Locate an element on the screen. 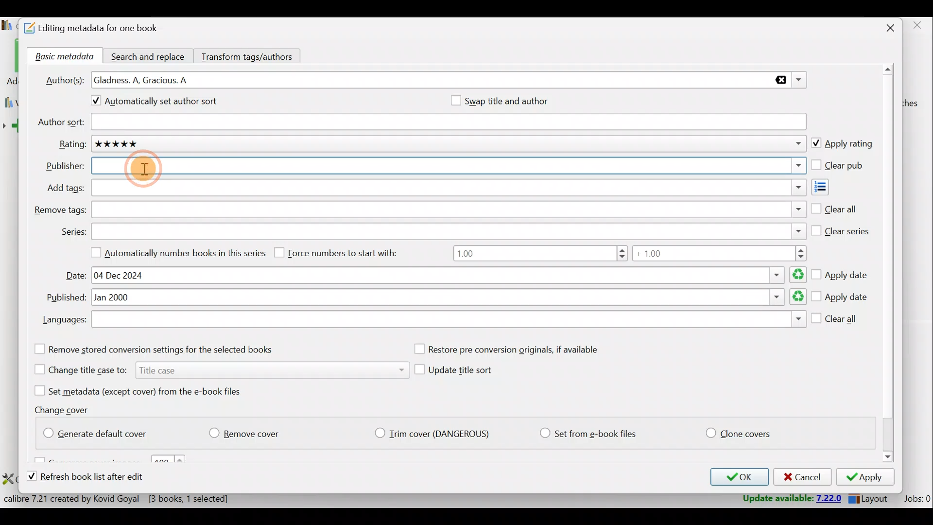  Remove cover is located at coordinates (250, 431).